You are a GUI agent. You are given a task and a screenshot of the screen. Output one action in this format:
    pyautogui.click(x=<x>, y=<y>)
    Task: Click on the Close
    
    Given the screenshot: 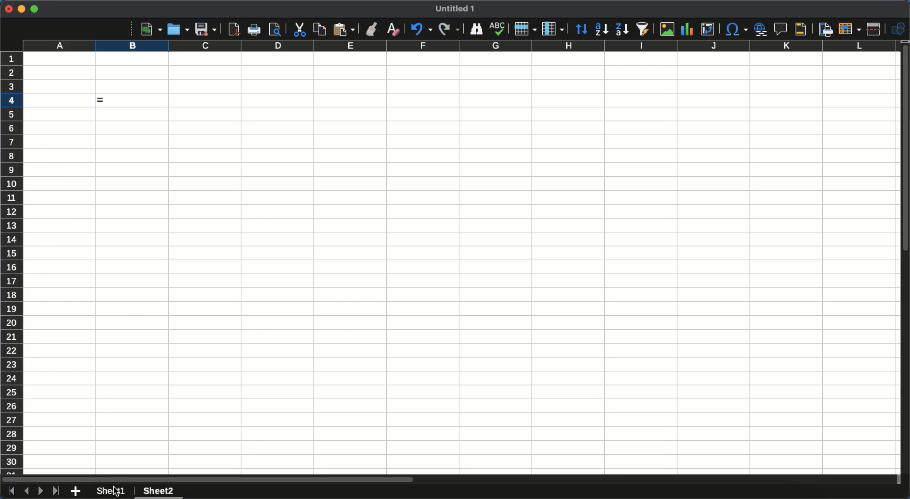 What is the action you would take?
    pyautogui.click(x=8, y=9)
    